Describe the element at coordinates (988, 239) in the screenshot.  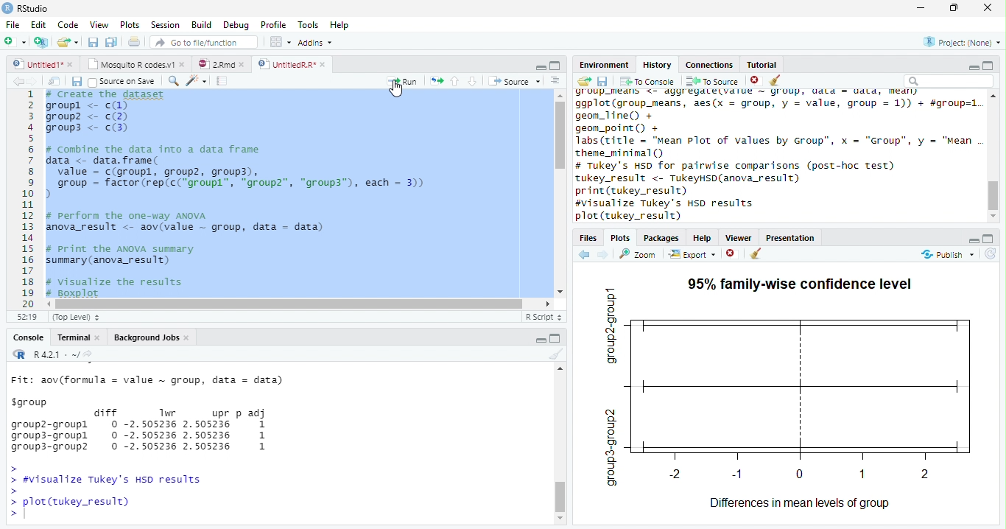
I see `Maximize` at that location.